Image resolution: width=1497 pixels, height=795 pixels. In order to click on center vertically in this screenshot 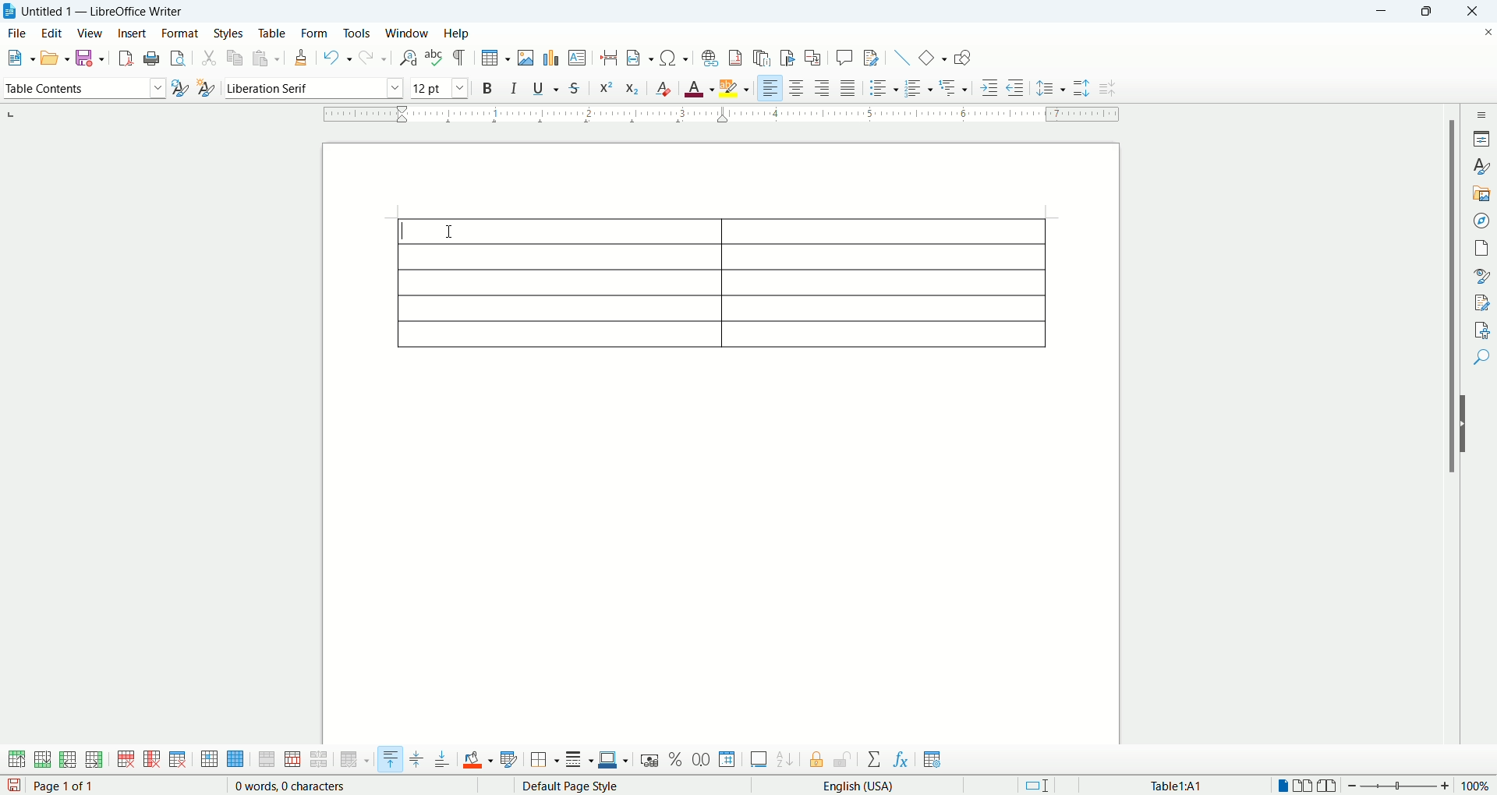, I will do `click(416, 760)`.